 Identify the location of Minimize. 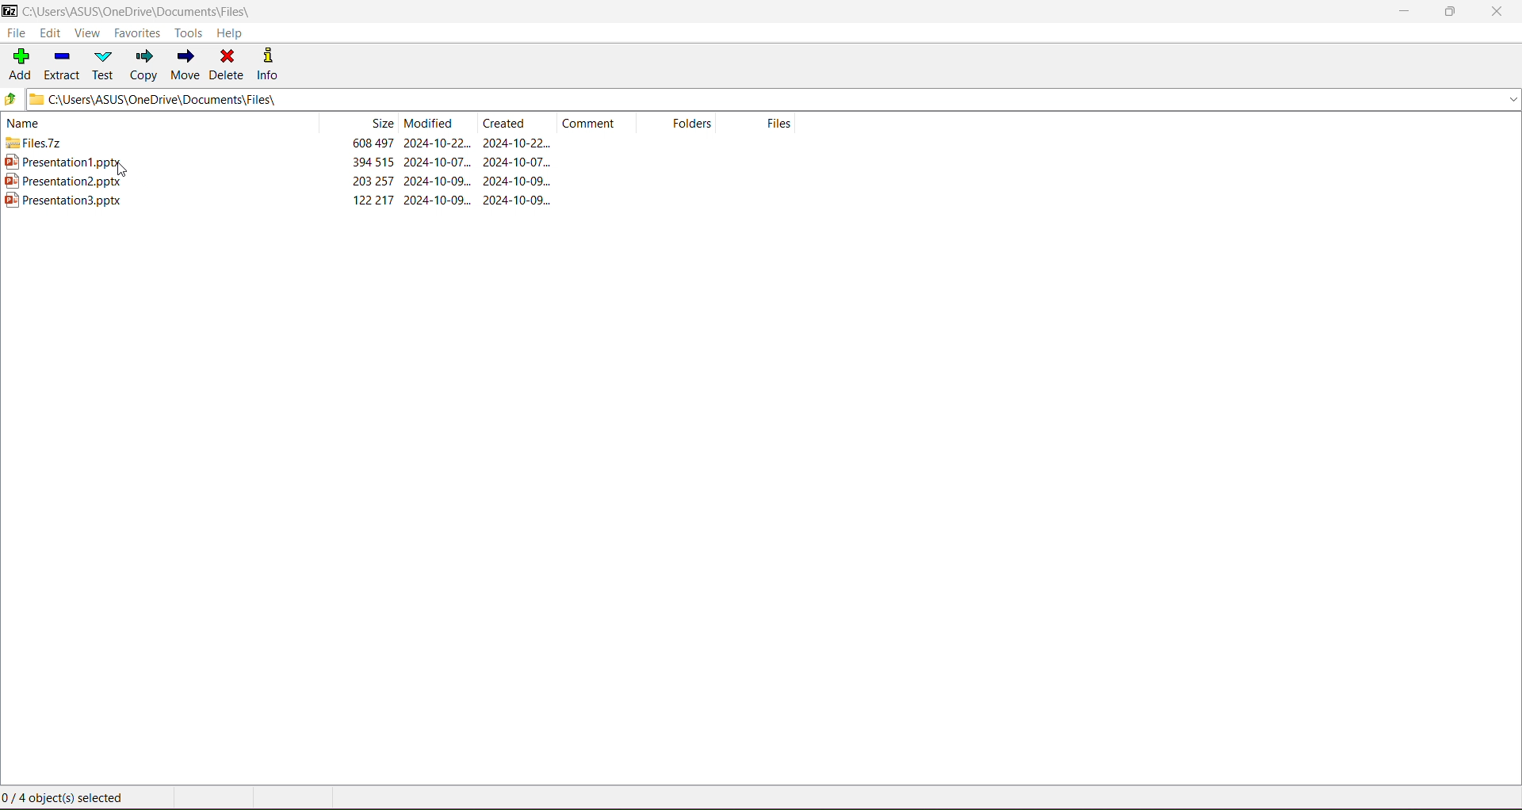
(1401, 12).